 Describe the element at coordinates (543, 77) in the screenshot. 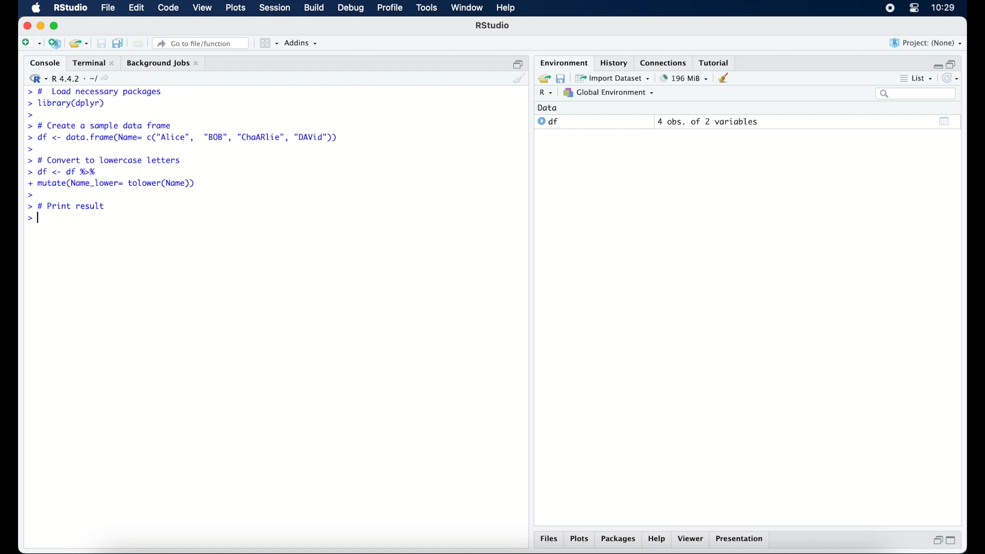

I see `load workspace` at that location.